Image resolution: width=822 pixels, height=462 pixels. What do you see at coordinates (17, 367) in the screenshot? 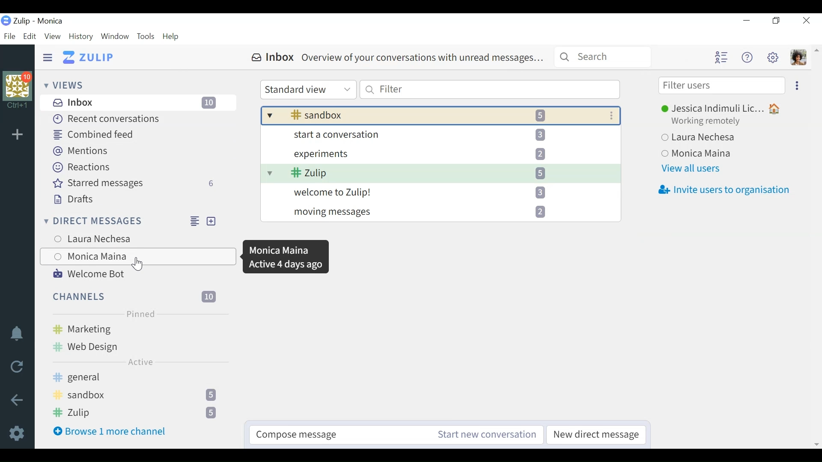
I see `Reload` at bounding box center [17, 367].